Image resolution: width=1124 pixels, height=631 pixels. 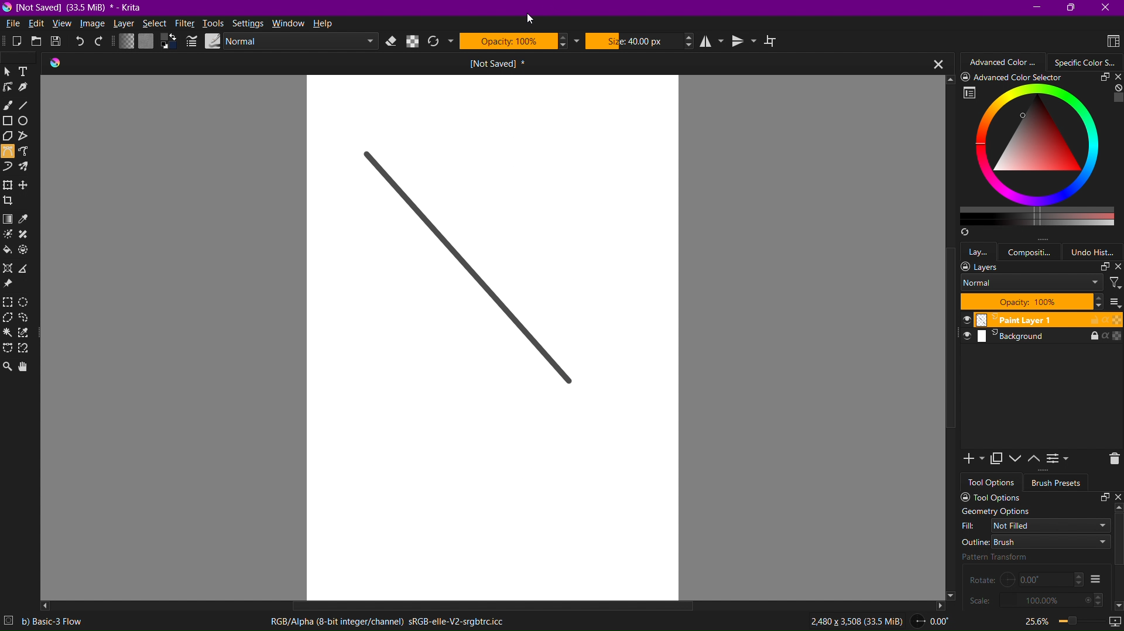 What do you see at coordinates (8, 251) in the screenshot?
I see `Fill area with color` at bounding box center [8, 251].